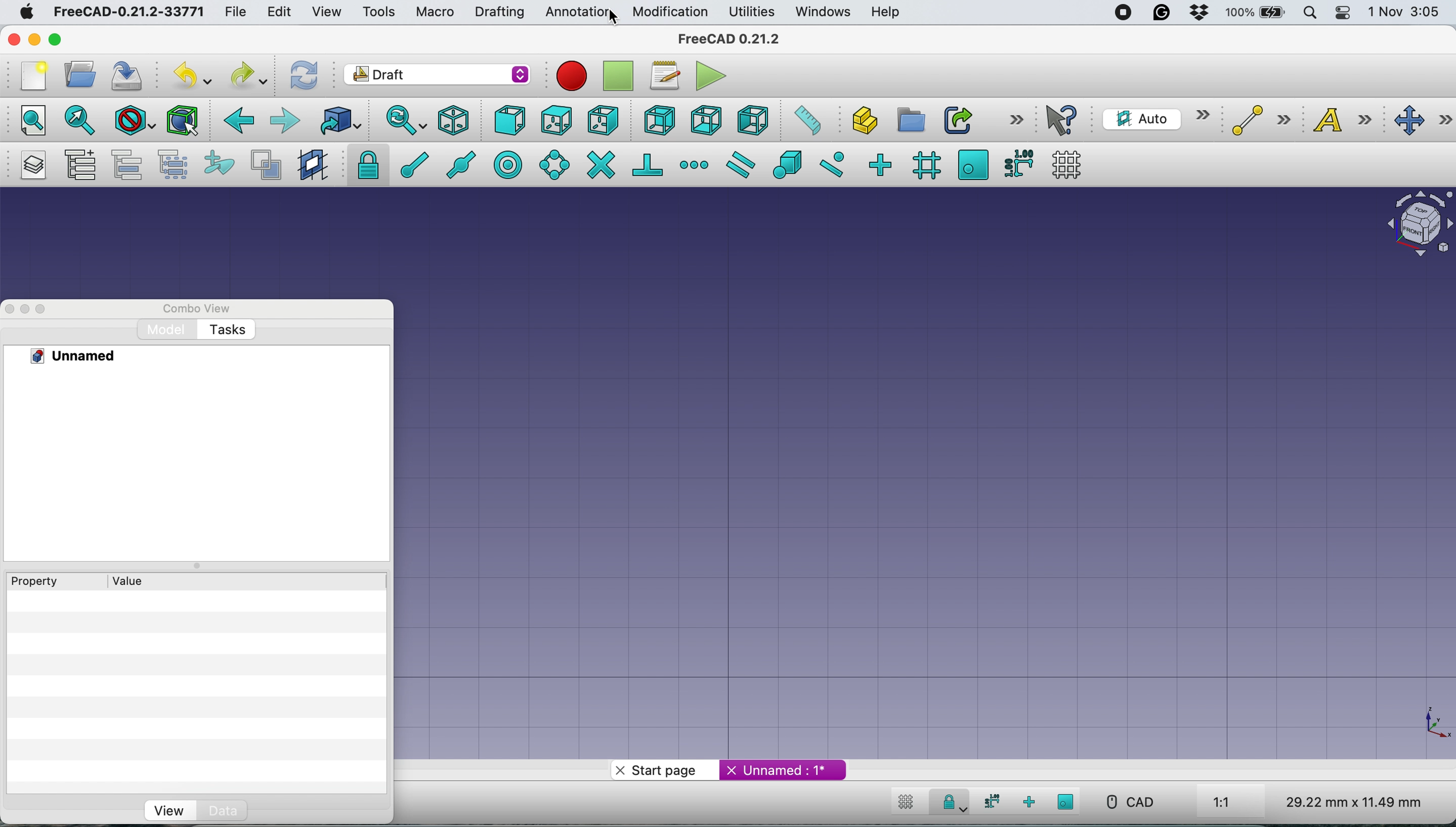 The image size is (1456, 827). What do you see at coordinates (405, 120) in the screenshot?
I see `sync view` at bounding box center [405, 120].